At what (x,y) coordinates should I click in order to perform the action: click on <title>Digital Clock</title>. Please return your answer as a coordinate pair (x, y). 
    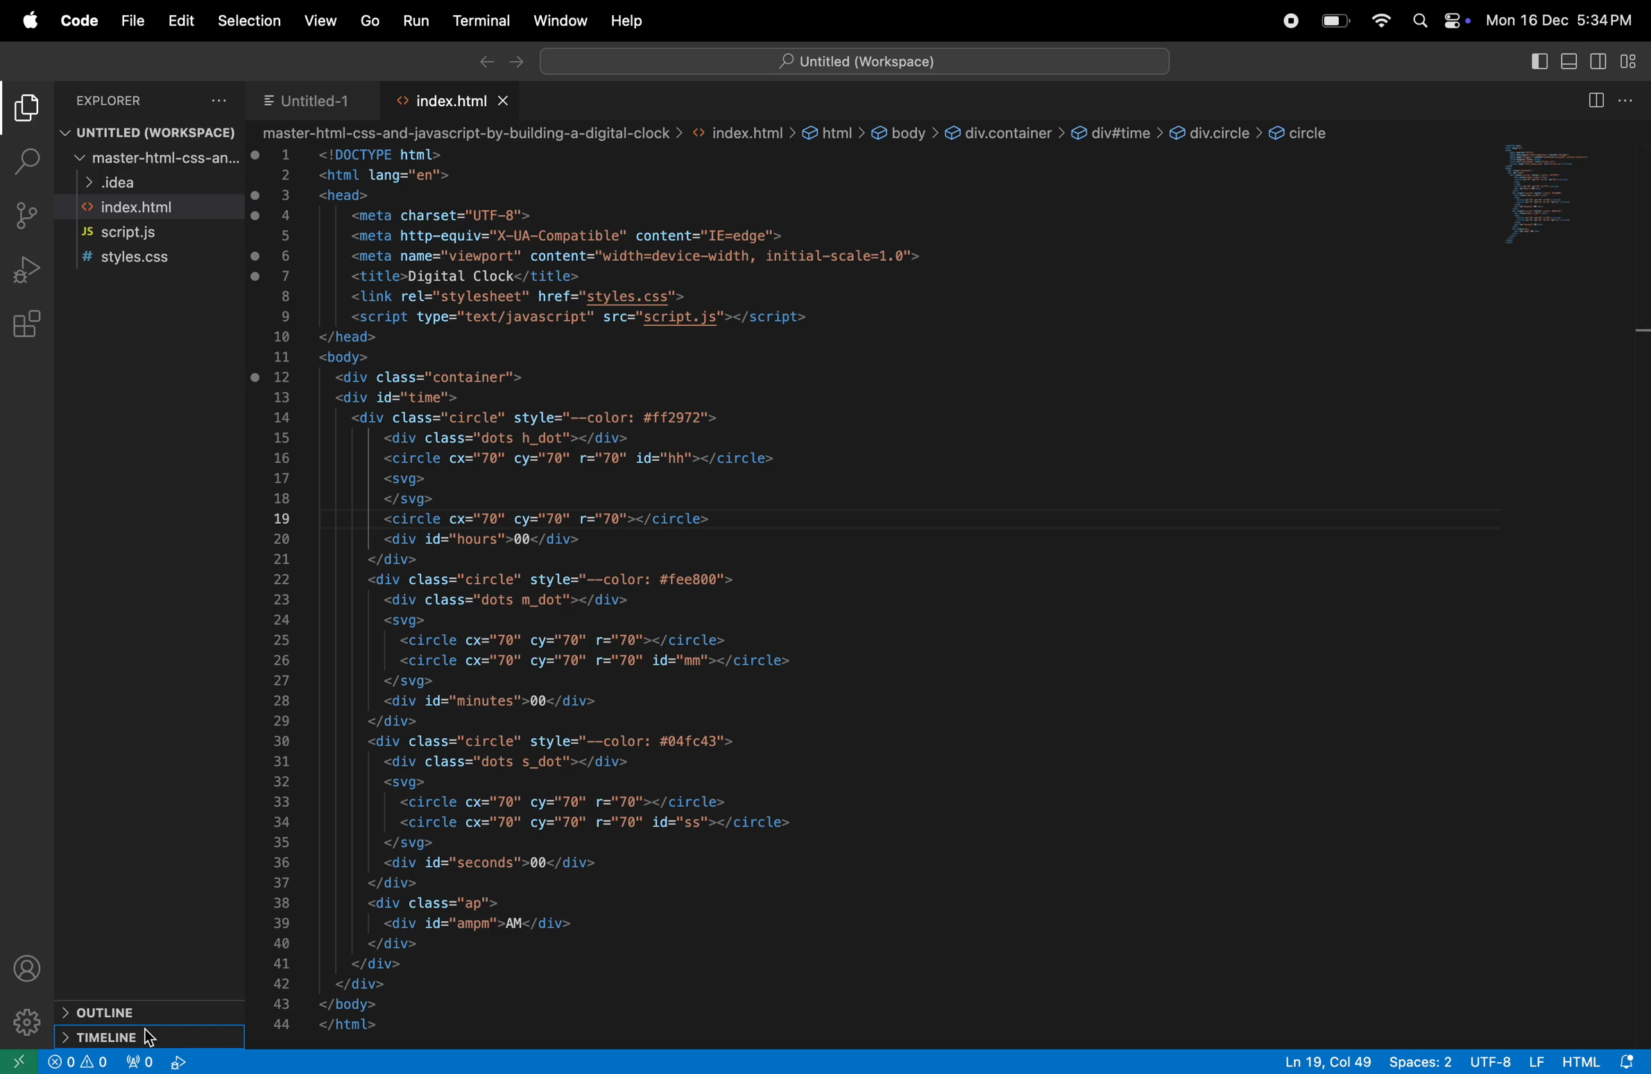
    Looking at the image, I should click on (475, 277).